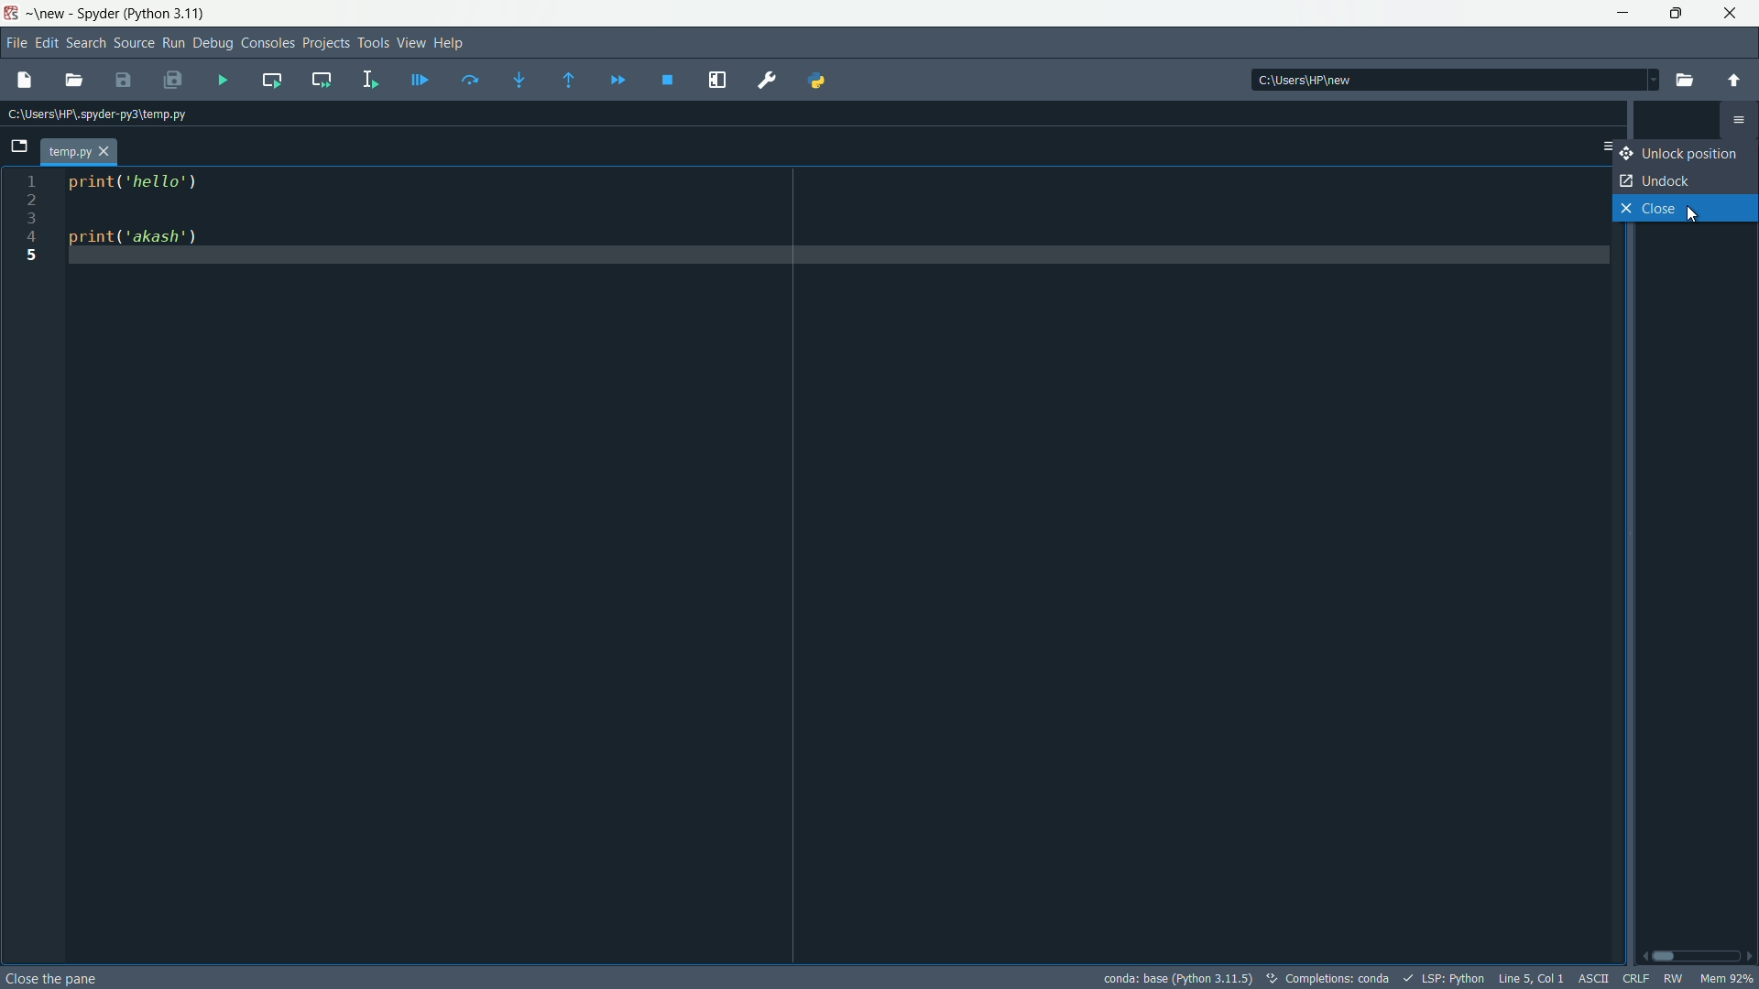 This screenshot has width=1759, height=989. I want to click on run current cell, so click(269, 80).